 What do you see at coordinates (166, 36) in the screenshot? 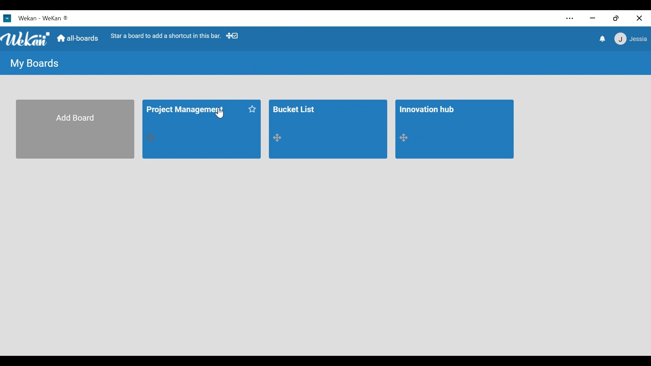
I see `Star a board to add a shortcut in this bar` at bounding box center [166, 36].